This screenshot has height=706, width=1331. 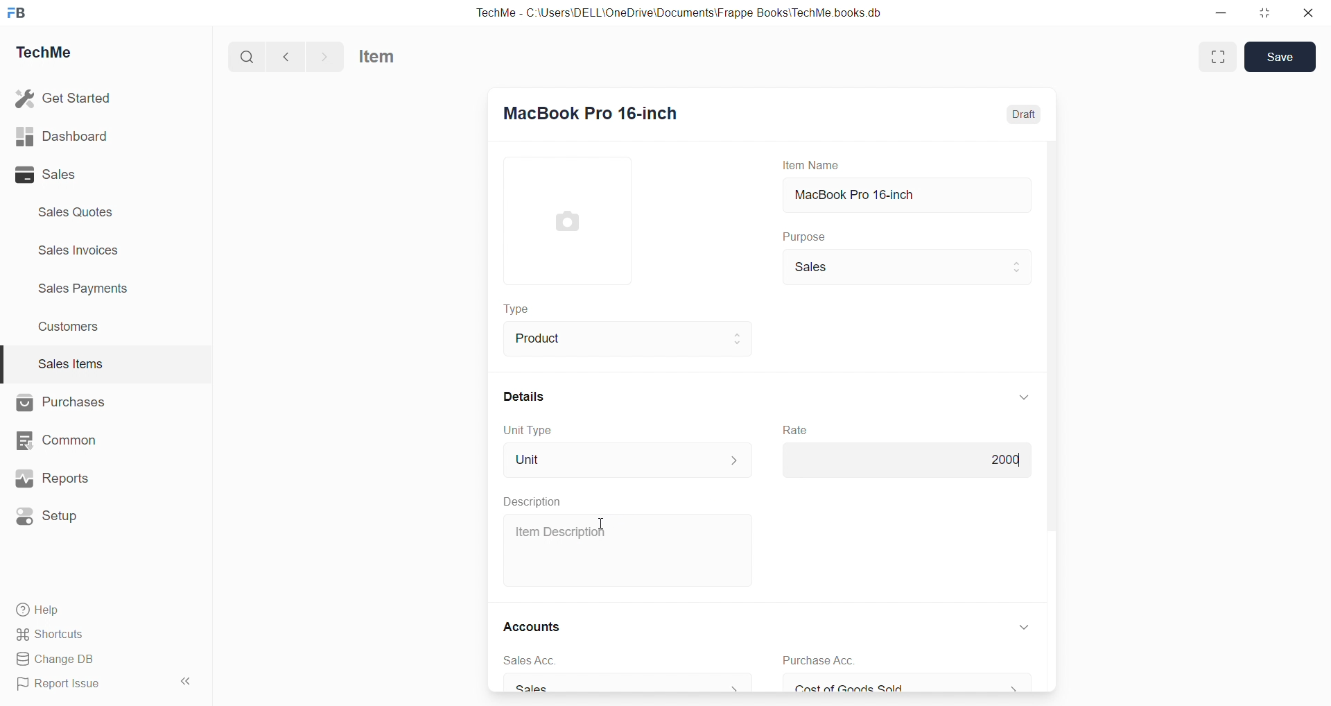 What do you see at coordinates (905, 268) in the screenshot?
I see `Sales` at bounding box center [905, 268].